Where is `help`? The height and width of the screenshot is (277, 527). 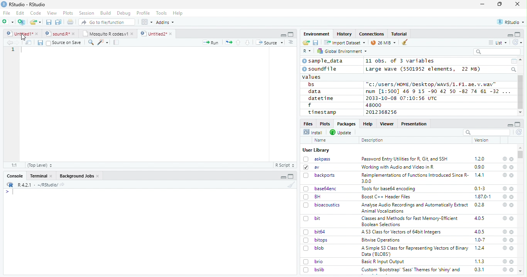 help is located at coordinates (504, 218).